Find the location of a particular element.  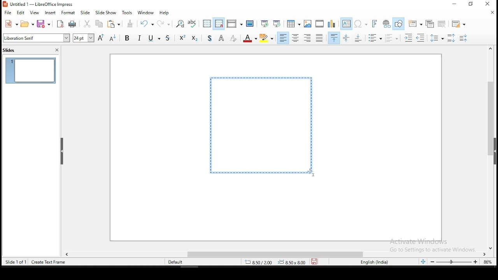

slide is located at coordinates (87, 12).